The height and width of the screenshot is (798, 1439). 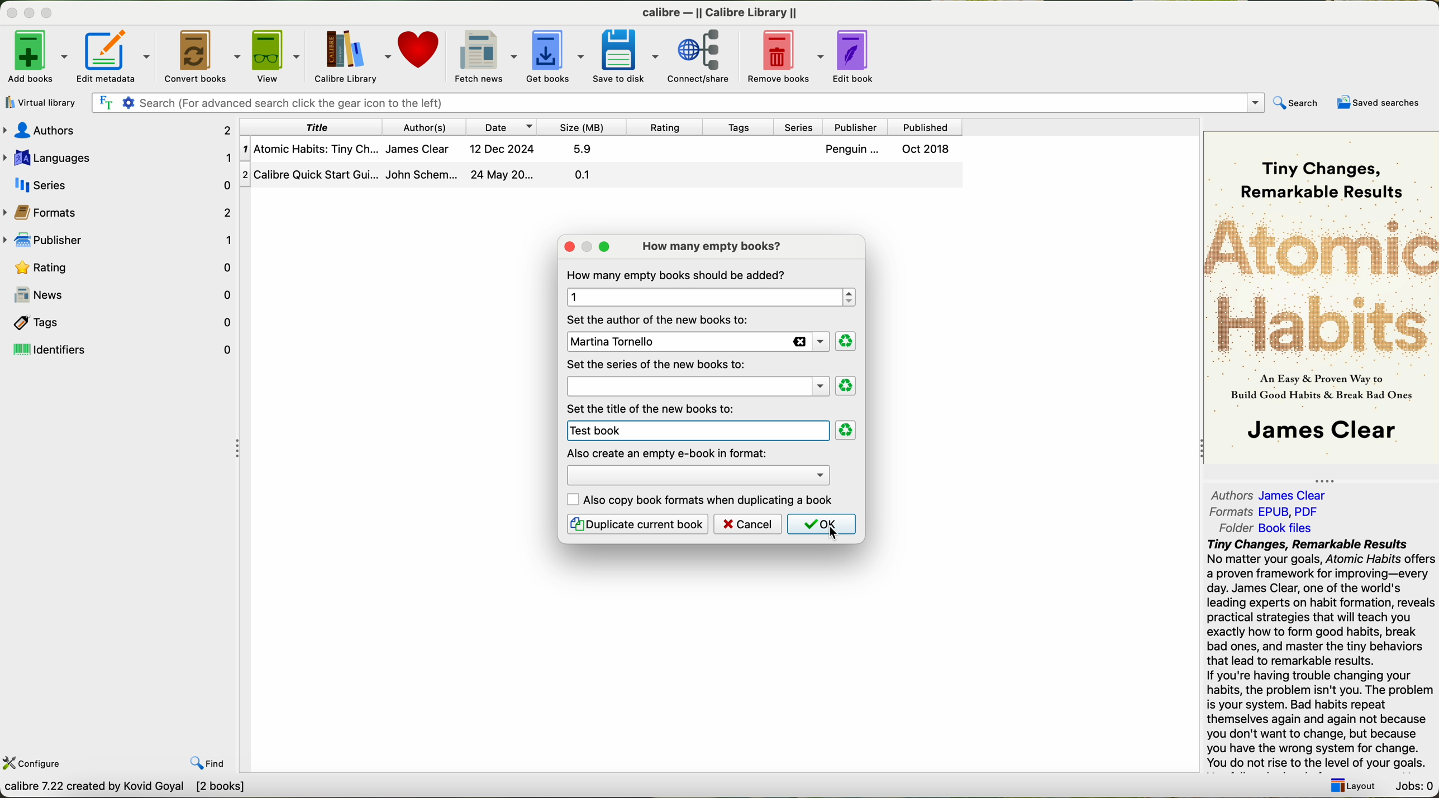 I want to click on second book, so click(x=601, y=176).